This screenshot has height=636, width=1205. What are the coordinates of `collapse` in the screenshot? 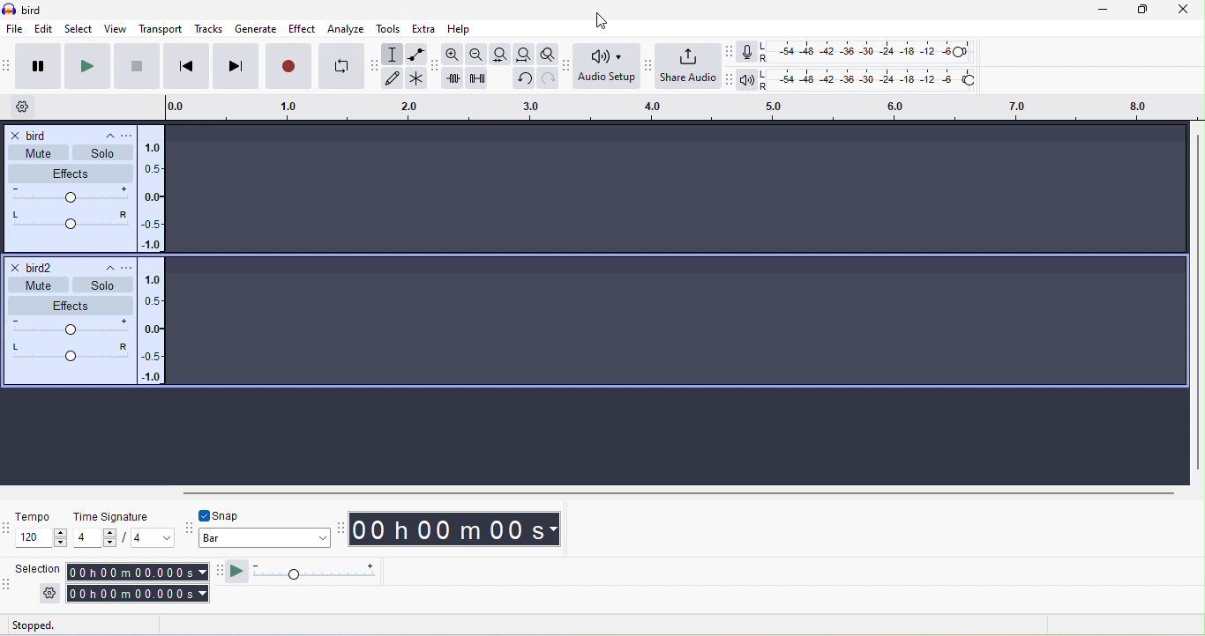 It's located at (99, 134).